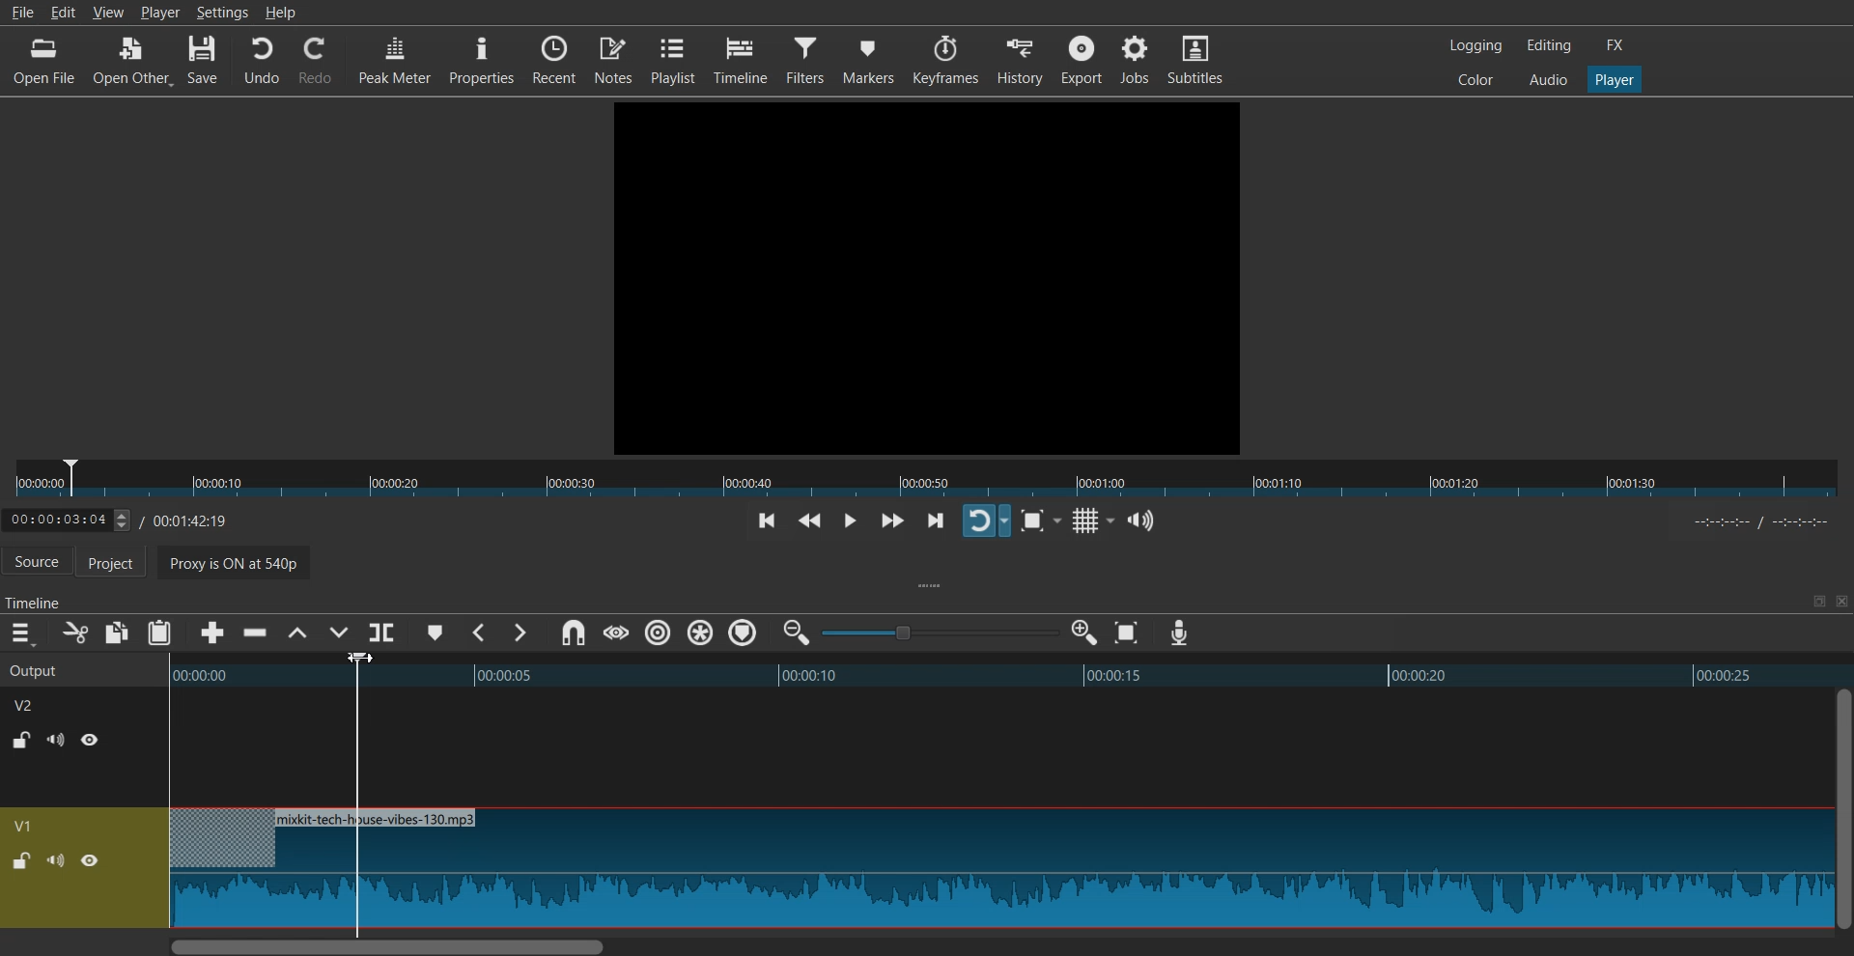 The width and height of the screenshot is (1854, 956). I want to click on Playlist, so click(673, 59).